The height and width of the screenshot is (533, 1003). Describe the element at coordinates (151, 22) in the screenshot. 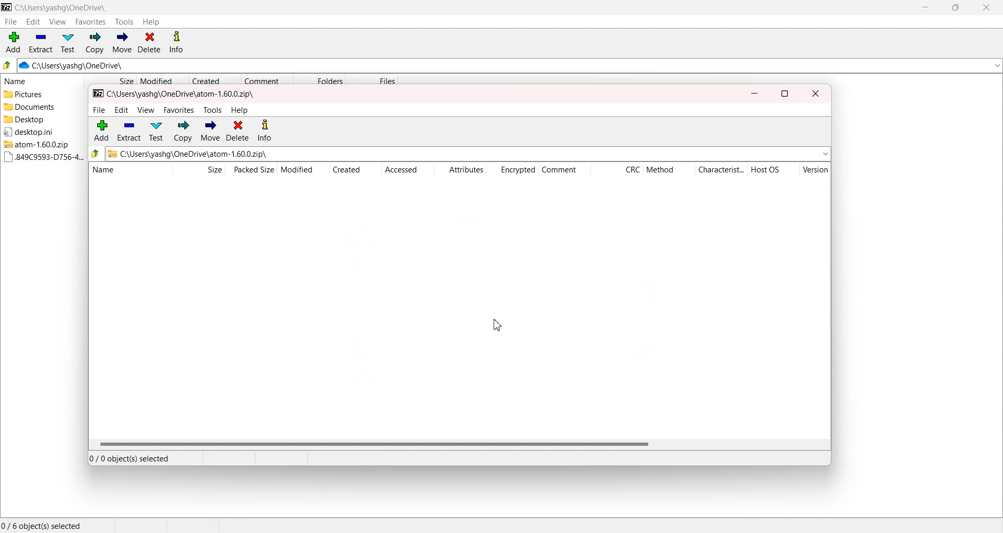

I see `Help` at that location.